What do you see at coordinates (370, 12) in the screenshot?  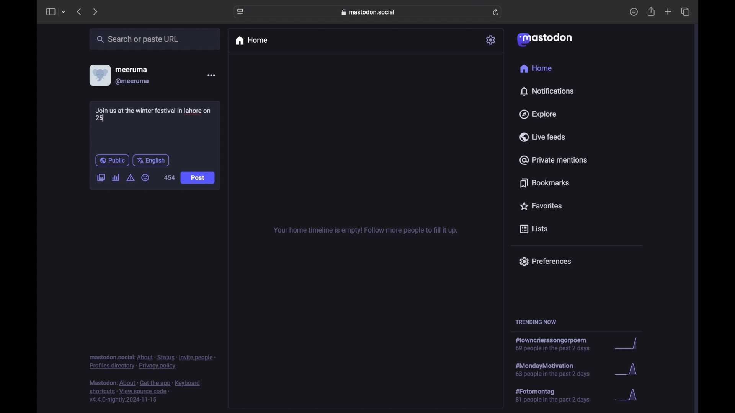 I see `web address` at bounding box center [370, 12].